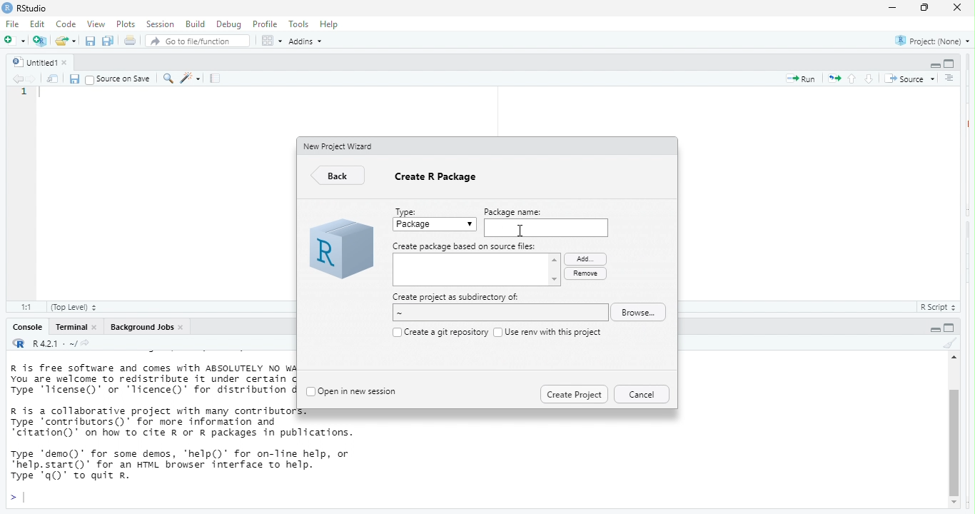 The width and height of the screenshot is (975, 514). Describe the element at coordinates (456, 297) in the screenshot. I see `Create project as subdirectory of:` at that location.